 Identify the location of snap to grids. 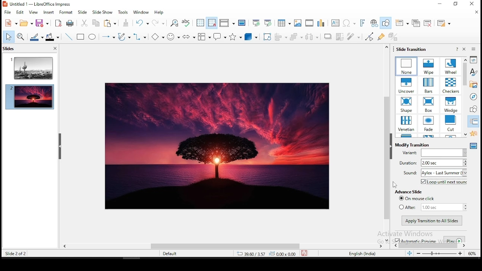
(212, 23).